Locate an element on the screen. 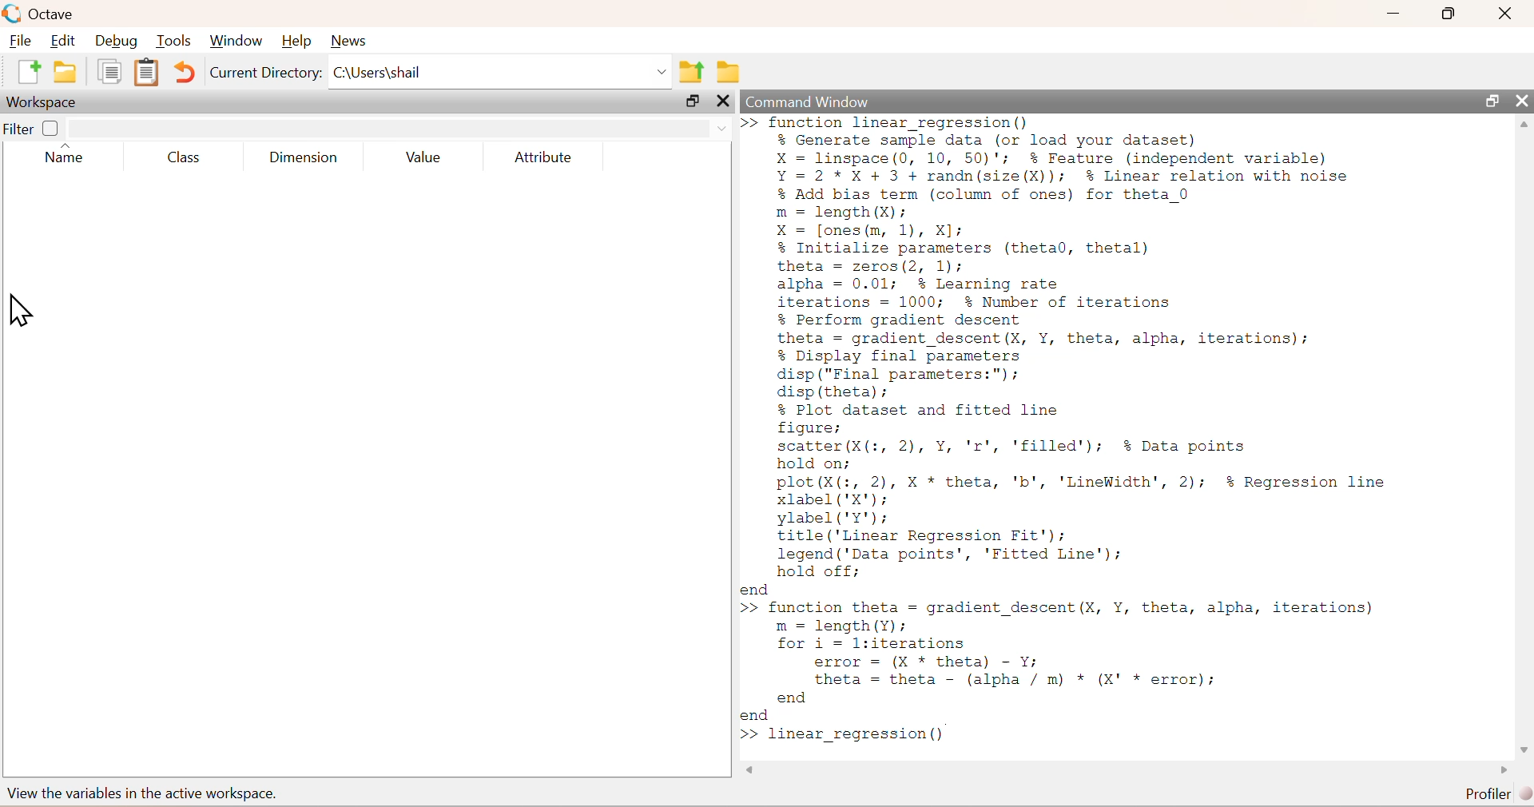 The width and height of the screenshot is (1534, 807). Window is located at coordinates (237, 40).